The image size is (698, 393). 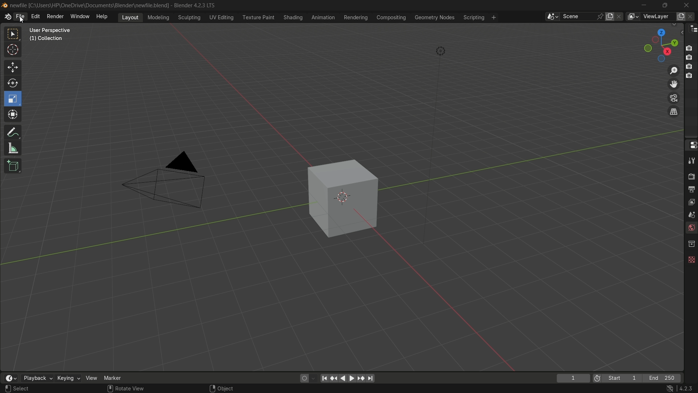 I want to click on Collection, so click(x=47, y=40).